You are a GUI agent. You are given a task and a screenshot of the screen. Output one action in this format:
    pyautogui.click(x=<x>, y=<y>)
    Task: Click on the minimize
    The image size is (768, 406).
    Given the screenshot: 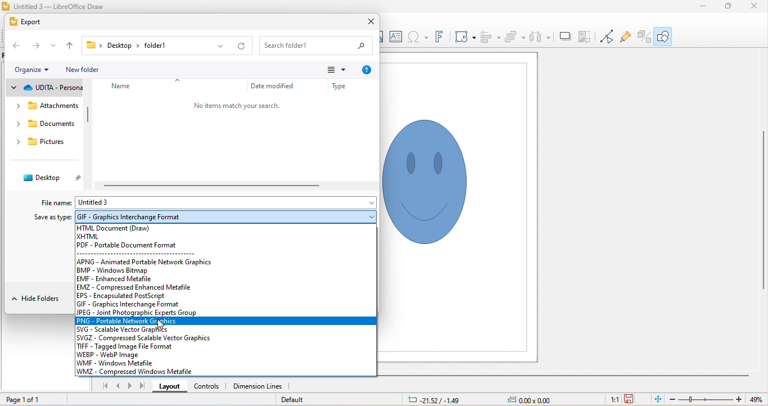 What is the action you would take?
    pyautogui.click(x=703, y=6)
    